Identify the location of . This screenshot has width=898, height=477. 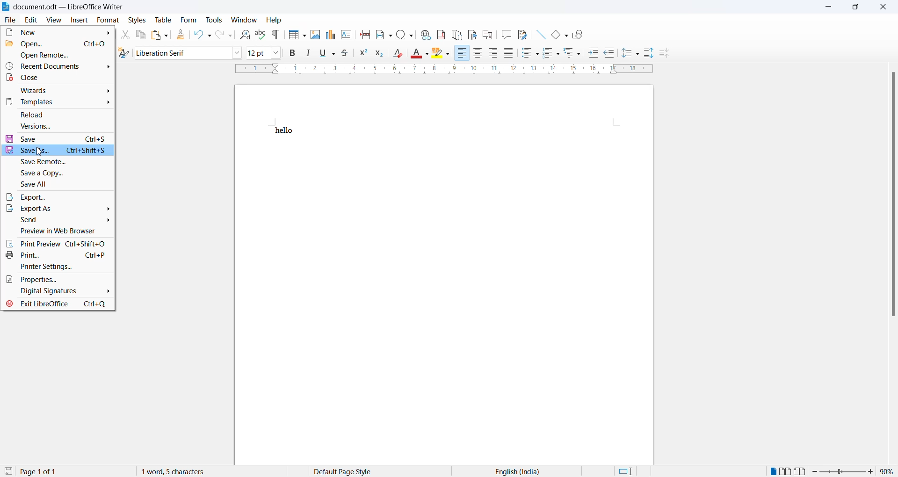
(609, 53).